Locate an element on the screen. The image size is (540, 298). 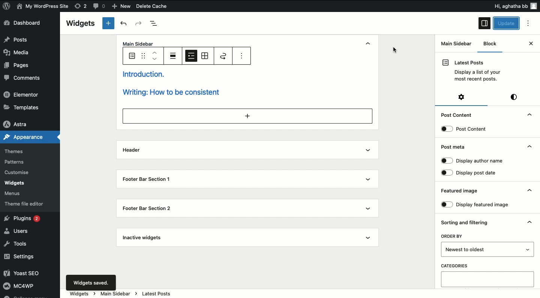
Settings is located at coordinates (22, 259).